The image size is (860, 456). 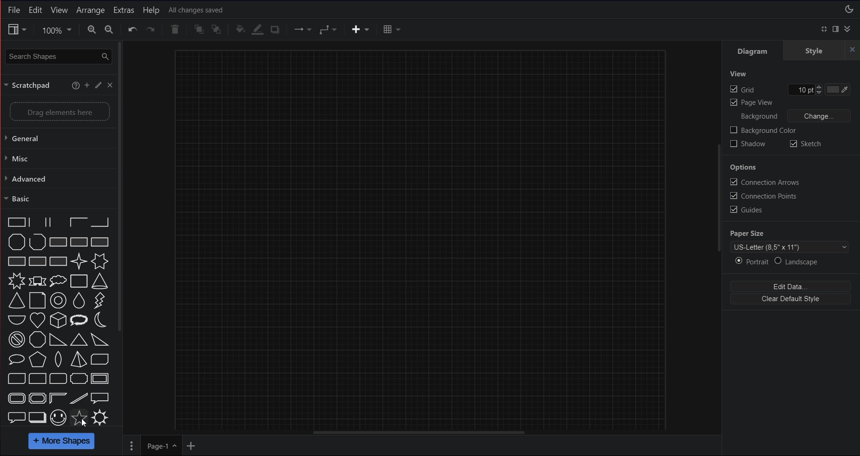 What do you see at coordinates (79, 339) in the screenshot?
I see `acute triangle` at bounding box center [79, 339].